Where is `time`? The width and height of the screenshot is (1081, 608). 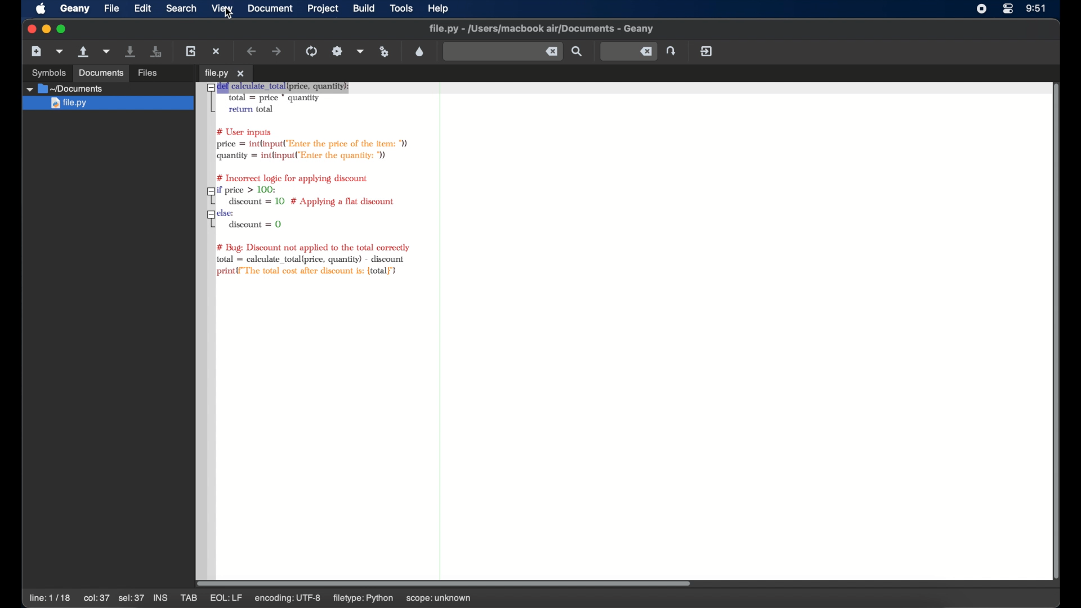 time is located at coordinates (1037, 8).